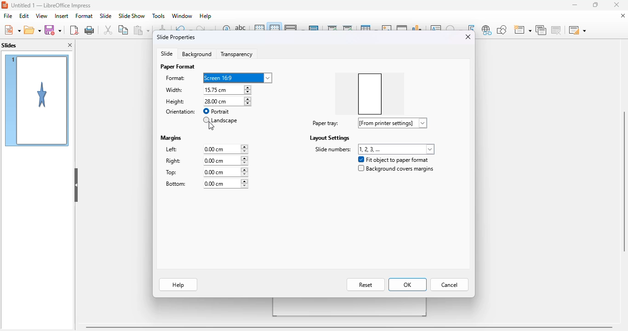  What do you see at coordinates (176, 78) in the screenshot?
I see `format` at bounding box center [176, 78].